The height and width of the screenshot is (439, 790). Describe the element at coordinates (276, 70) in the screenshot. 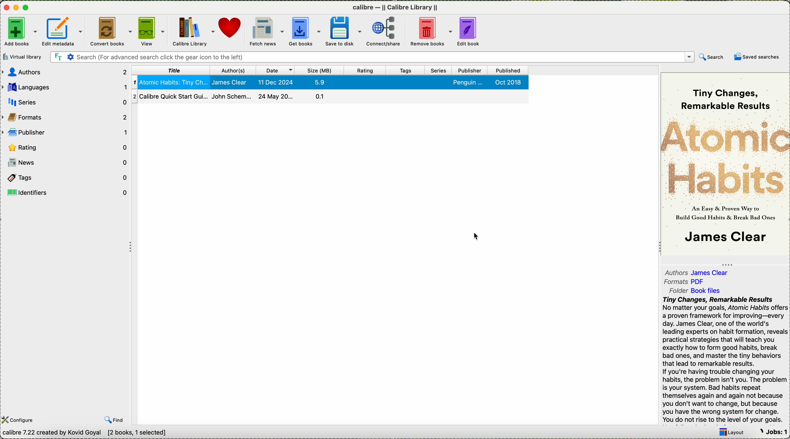

I see `date` at that location.